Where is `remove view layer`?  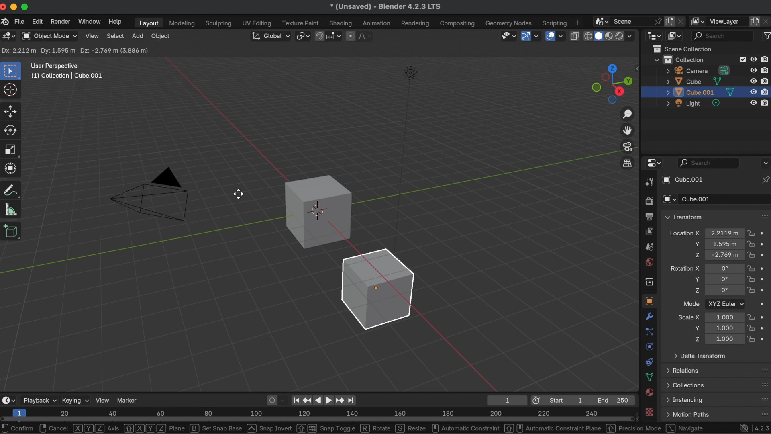 remove view layer is located at coordinates (766, 21).